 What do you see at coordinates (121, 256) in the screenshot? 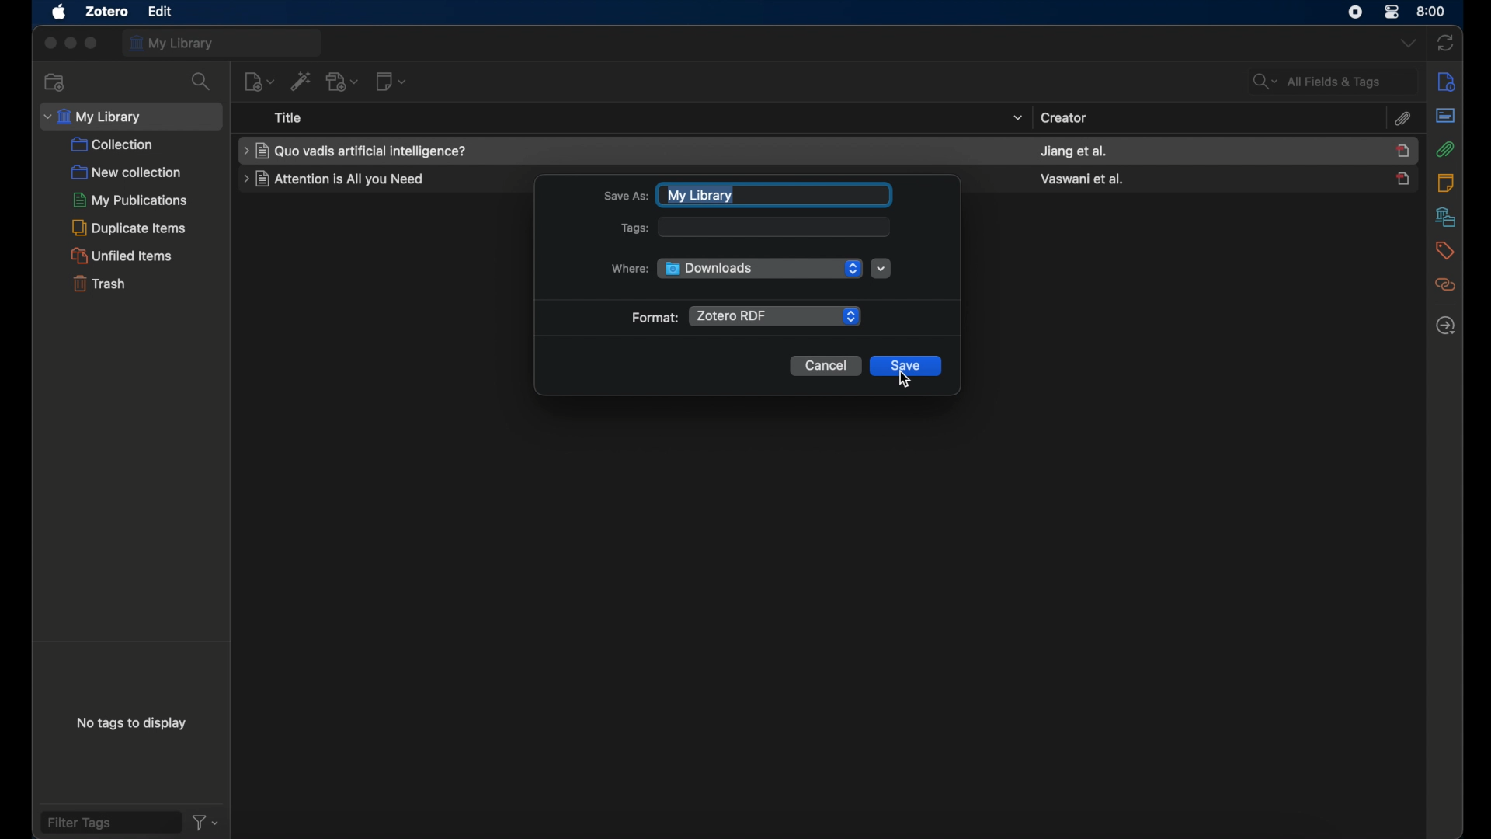
I see `unified items` at bounding box center [121, 256].